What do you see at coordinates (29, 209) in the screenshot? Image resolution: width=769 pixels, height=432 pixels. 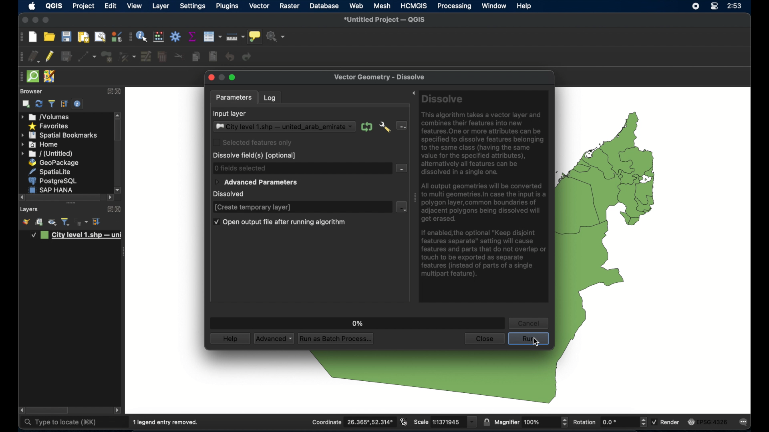 I see `layers` at bounding box center [29, 209].